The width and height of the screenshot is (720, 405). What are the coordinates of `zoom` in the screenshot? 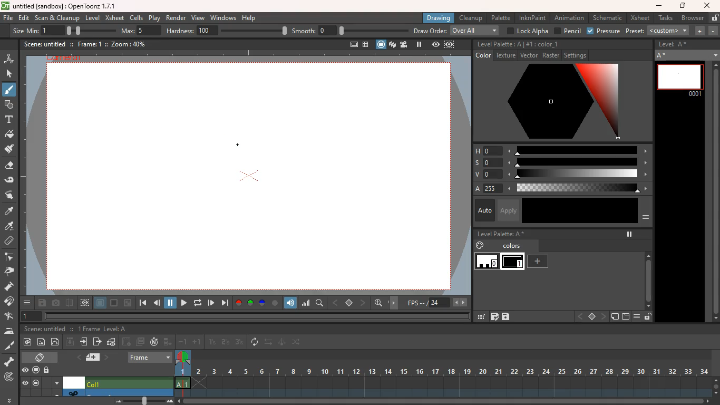 It's located at (141, 401).